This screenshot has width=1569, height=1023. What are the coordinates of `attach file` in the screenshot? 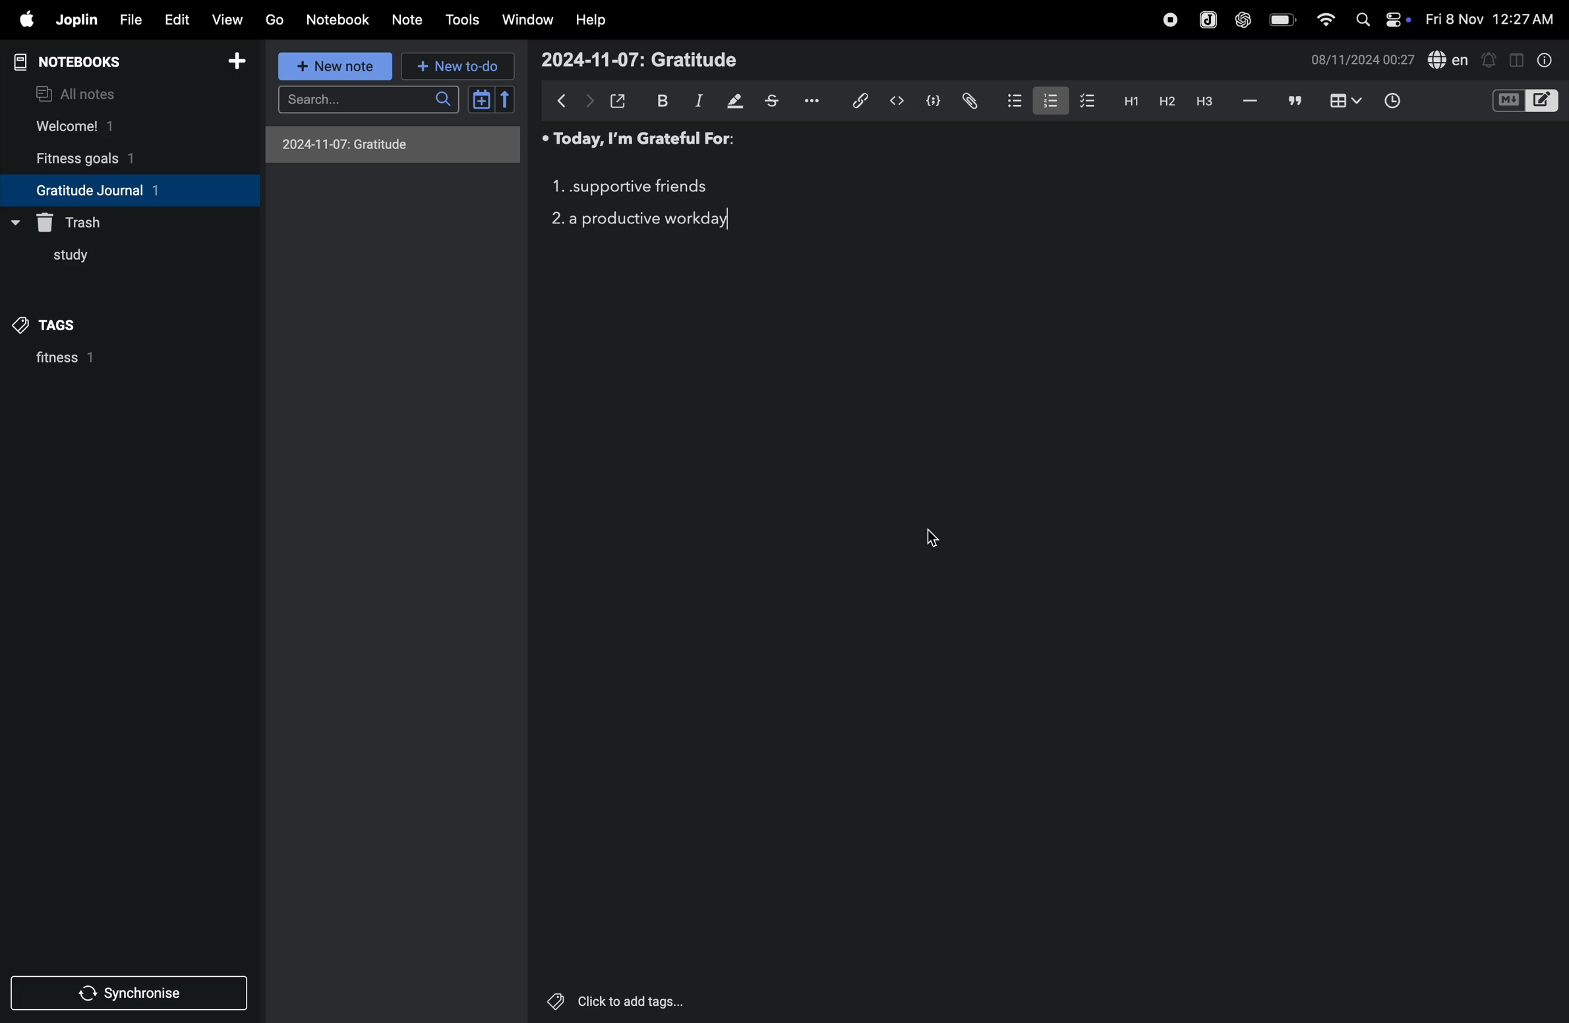 It's located at (968, 100).